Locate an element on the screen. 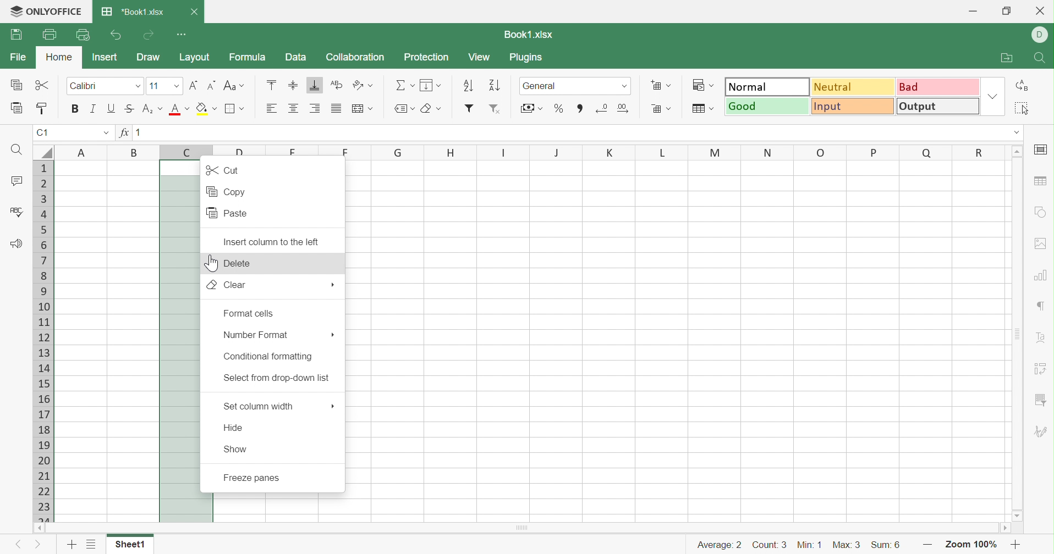 This screenshot has width=1054, height=554. Slicer settings is located at coordinates (1039, 400).